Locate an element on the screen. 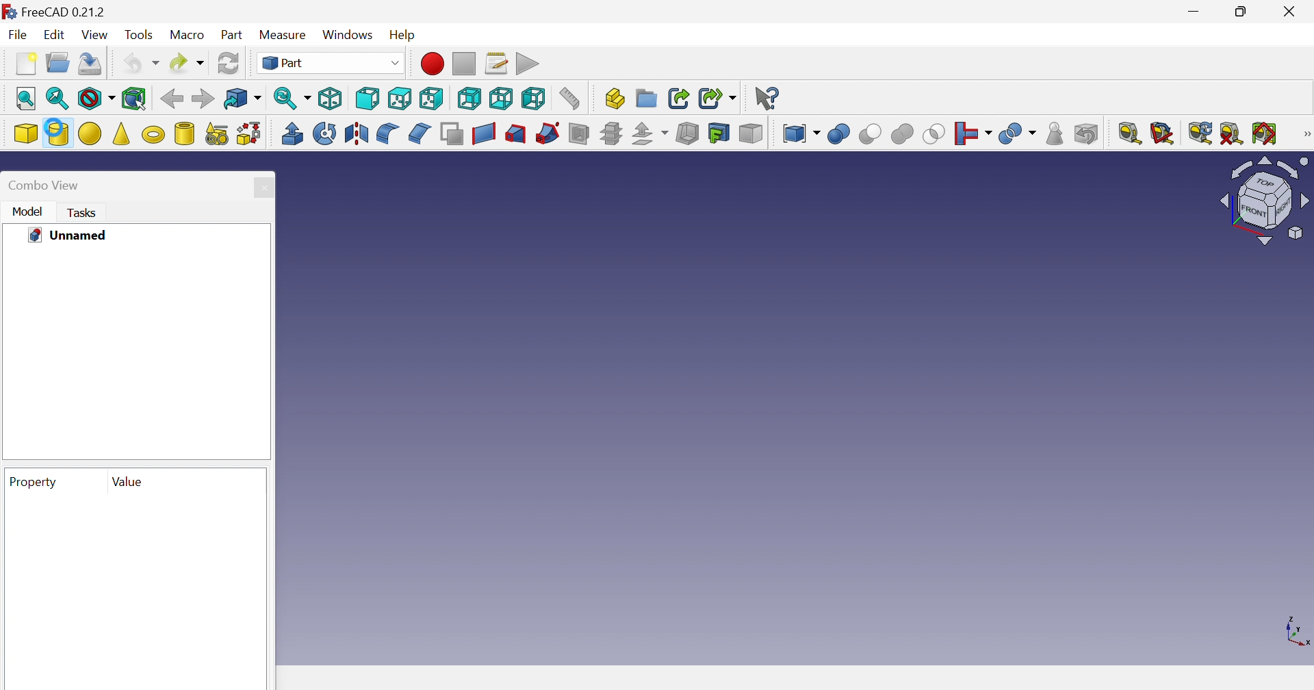 The height and width of the screenshot is (690, 1314). Thickness is located at coordinates (687, 133).